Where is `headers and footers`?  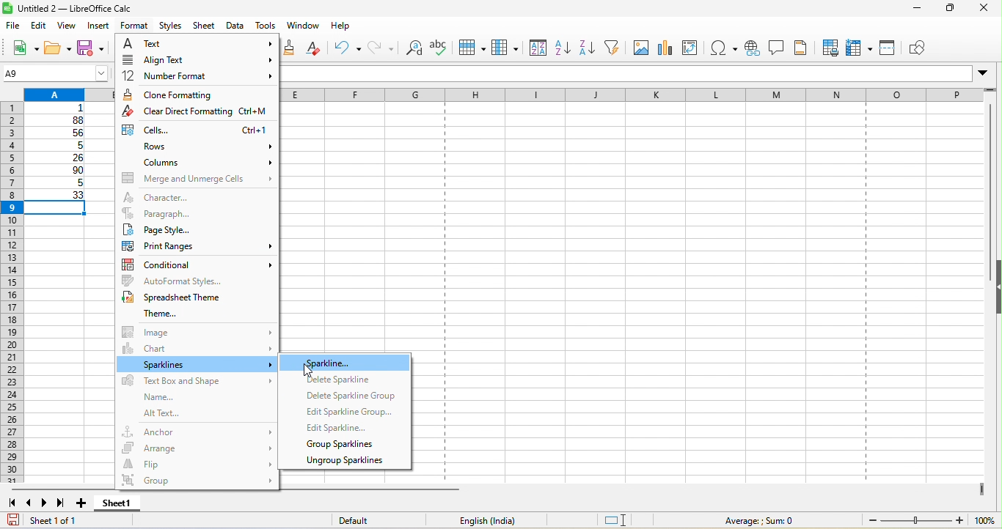 headers and footers is located at coordinates (802, 48).